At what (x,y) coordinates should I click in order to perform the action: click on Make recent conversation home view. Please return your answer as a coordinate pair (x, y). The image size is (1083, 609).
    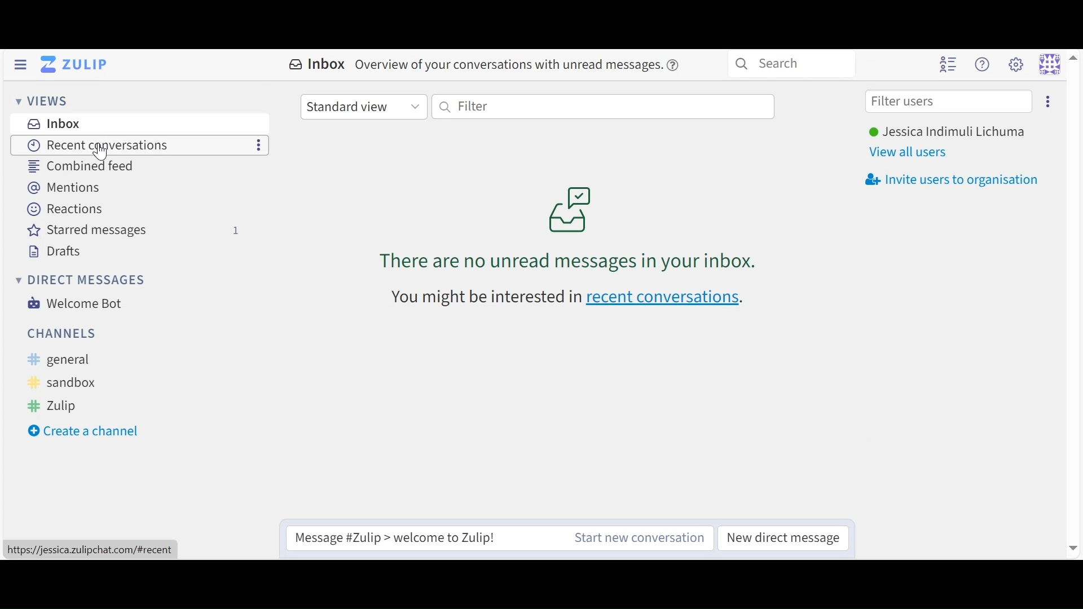
    Looking at the image, I should click on (258, 145).